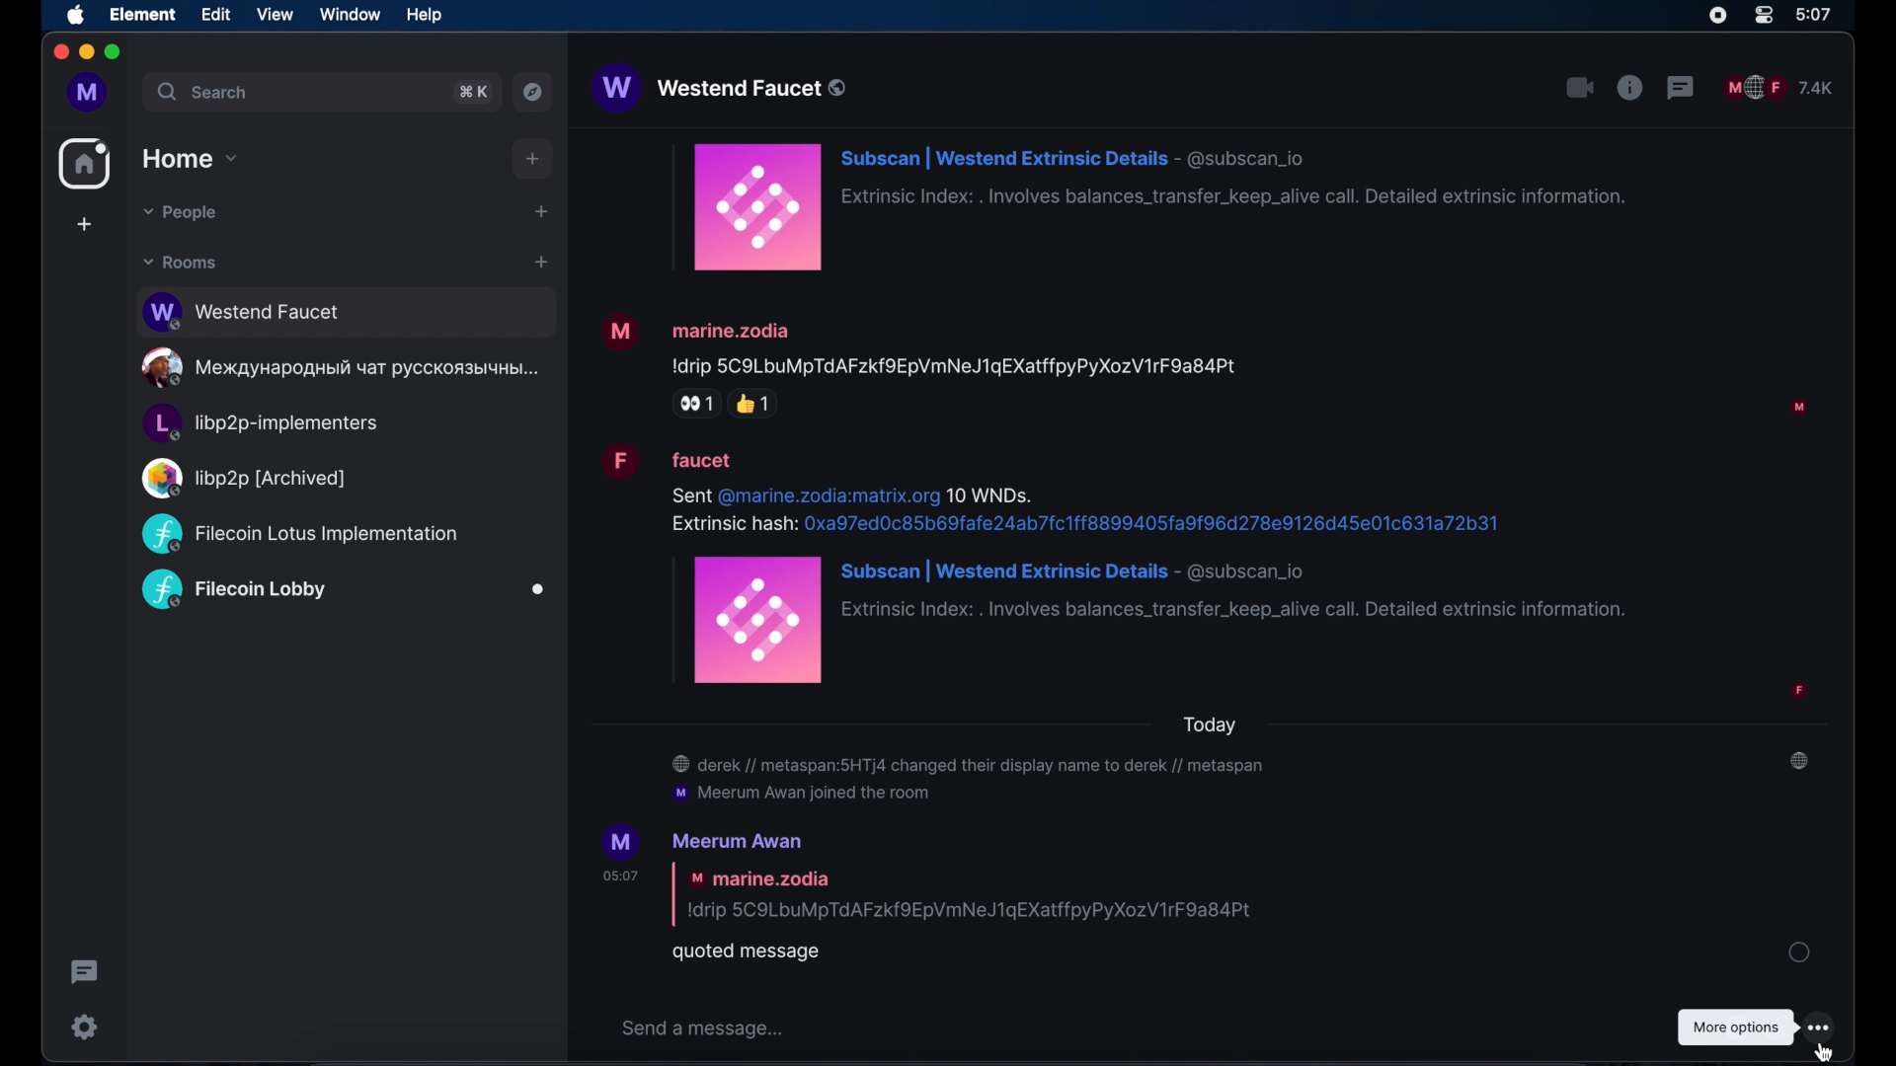 This screenshot has width=1896, height=1066. What do you see at coordinates (86, 225) in the screenshot?
I see `create  space` at bounding box center [86, 225].